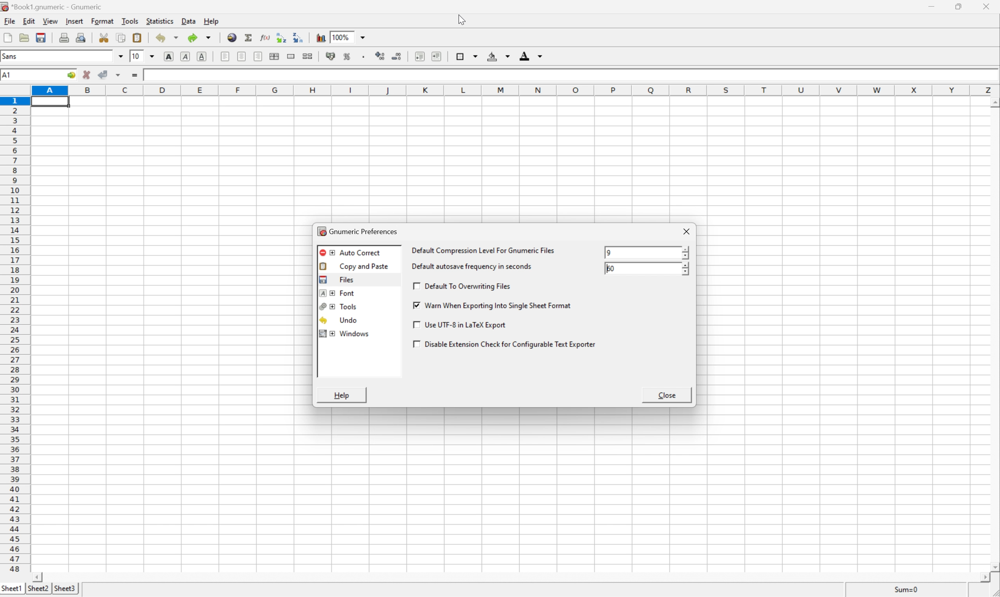 This screenshot has height=597, width=1000. Describe the element at coordinates (461, 325) in the screenshot. I see `use UTF-8 in a LaTex Export` at that location.